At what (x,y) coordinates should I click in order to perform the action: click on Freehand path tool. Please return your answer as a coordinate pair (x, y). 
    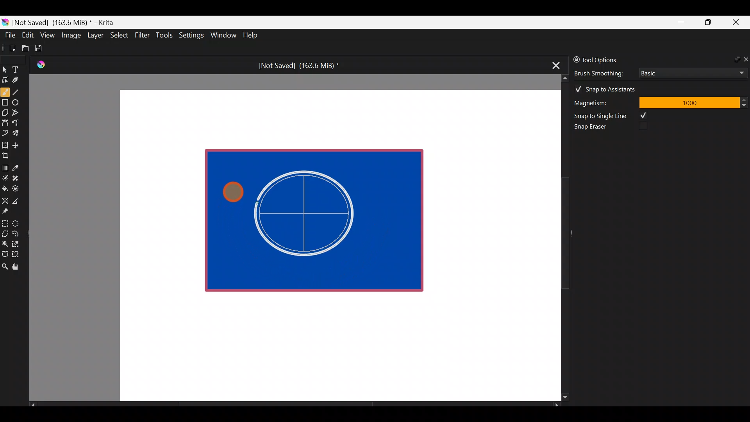
    Looking at the image, I should click on (20, 123).